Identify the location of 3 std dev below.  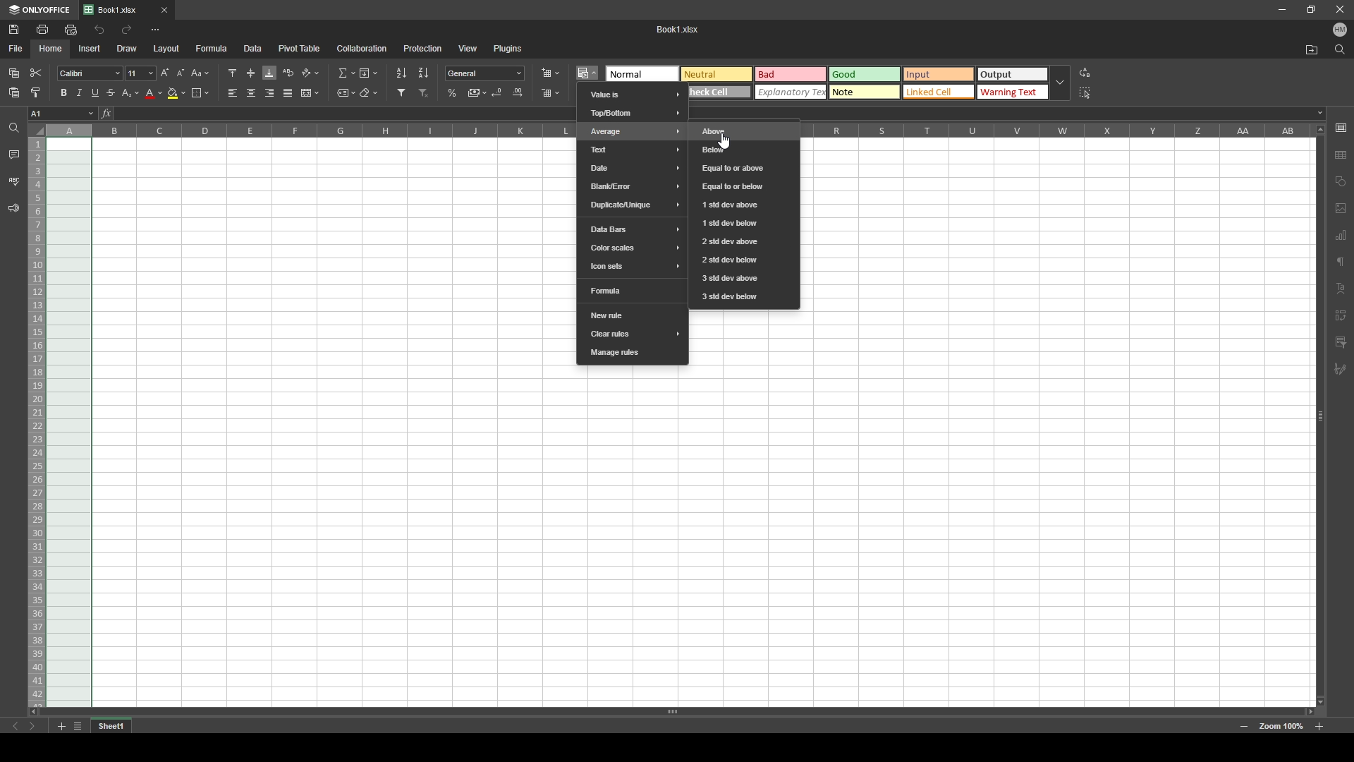
(744, 297).